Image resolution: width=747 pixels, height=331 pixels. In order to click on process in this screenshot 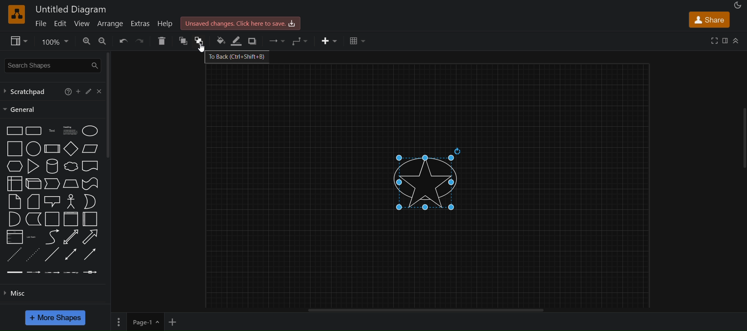, I will do `click(52, 149)`.